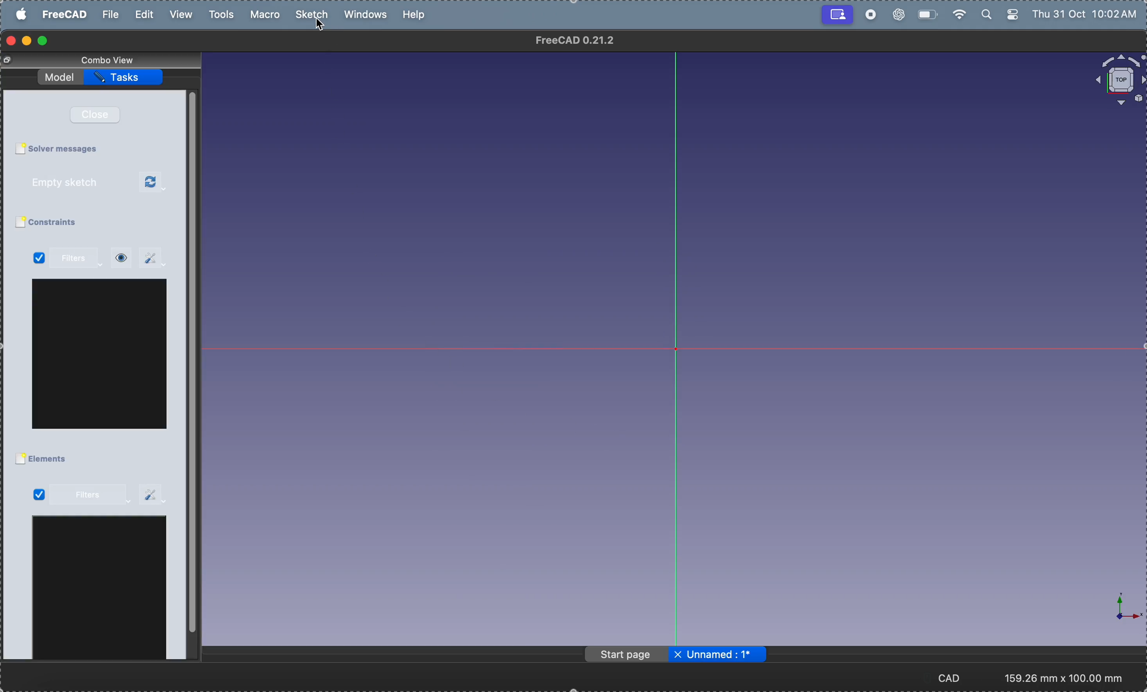 The image size is (1147, 692). I want to click on Thu 31 Oct 10:02 AM, so click(1087, 16).